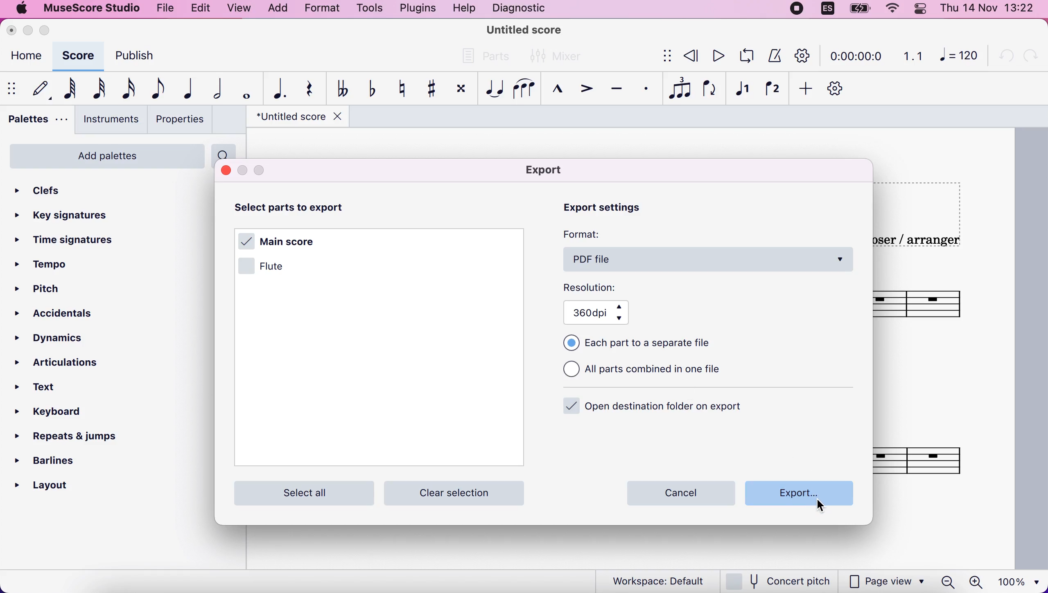 This screenshot has width=1048, height=593. What do you see at coordinates (323, 9) in the screenshot?
I see `format` at bounding box center [323, 9].